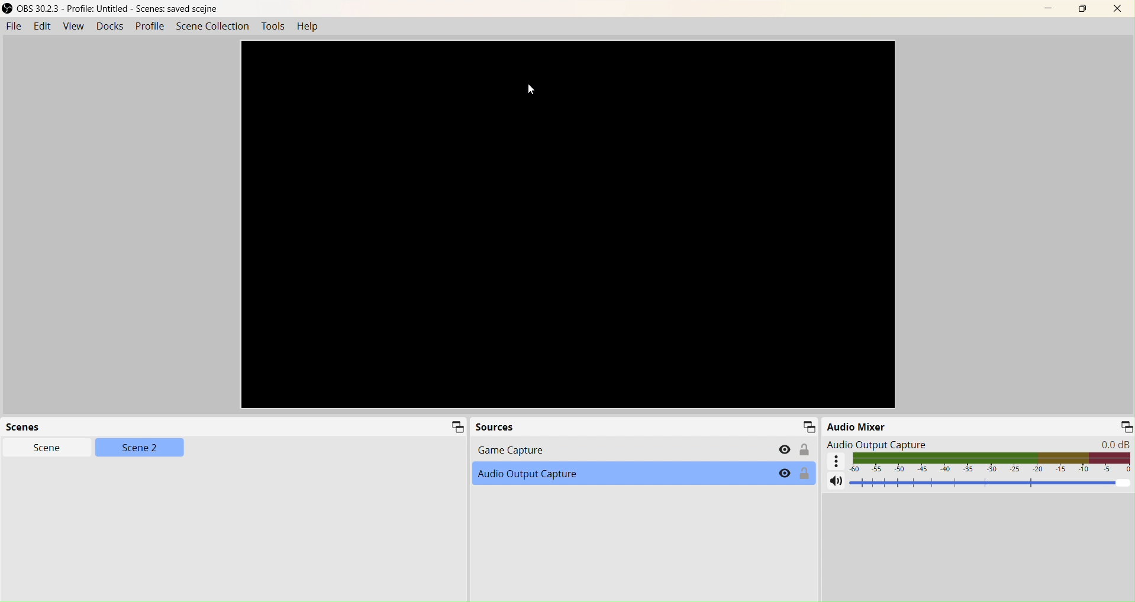 Image resolution: width=1135 pixels, height=602 pixels. I want to click on Docks, so click(109, 26).